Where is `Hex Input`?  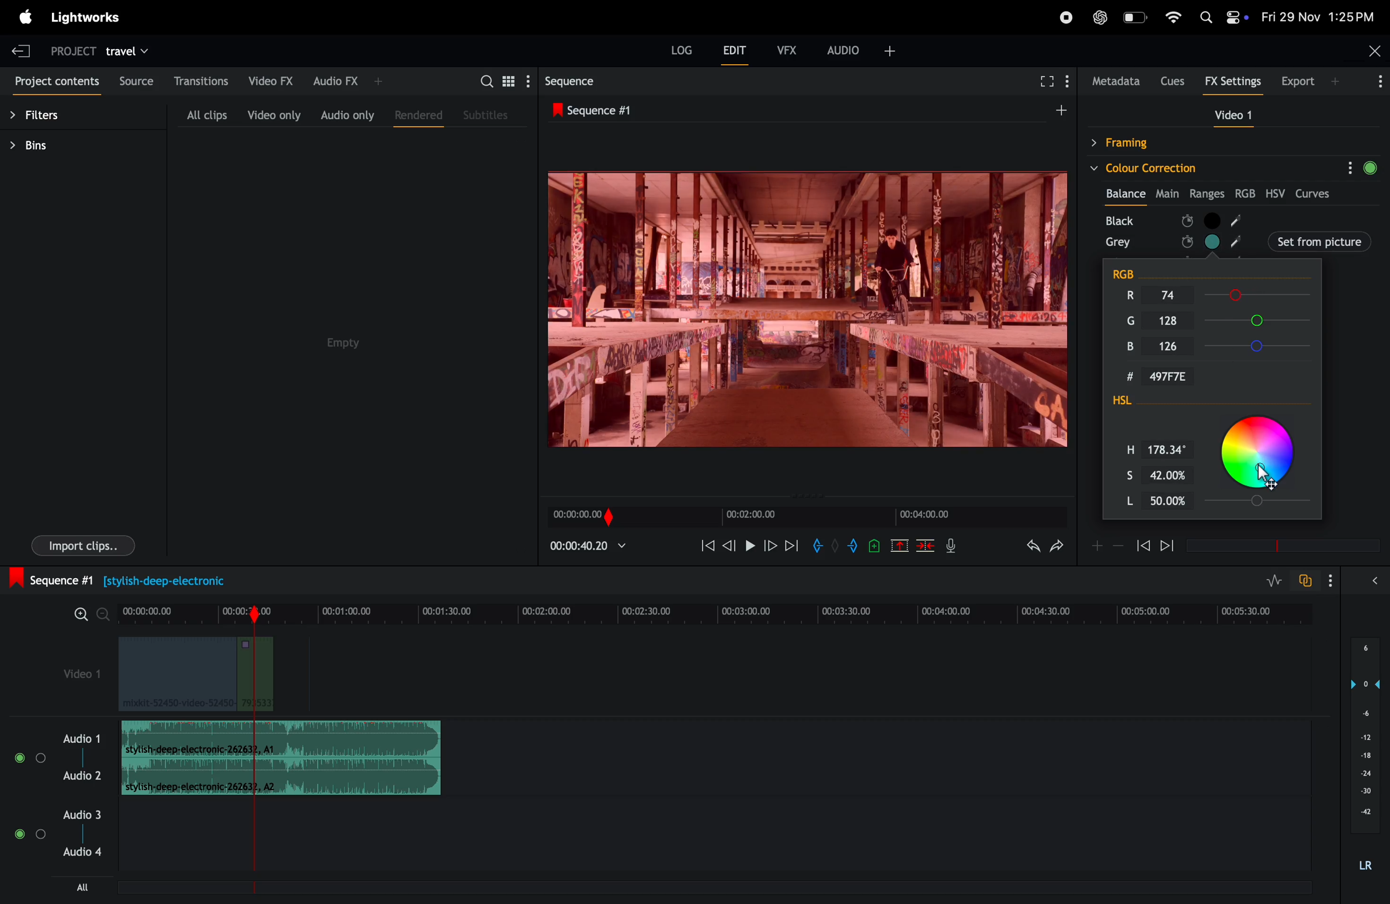 Hex Input is located at coordinates (1174, 377).